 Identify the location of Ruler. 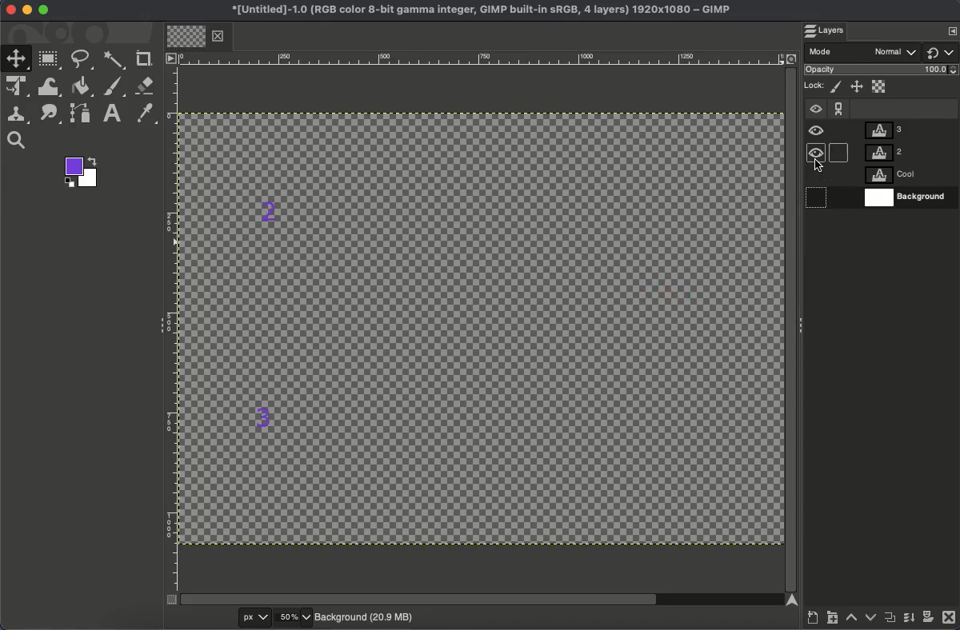
(171, 329).